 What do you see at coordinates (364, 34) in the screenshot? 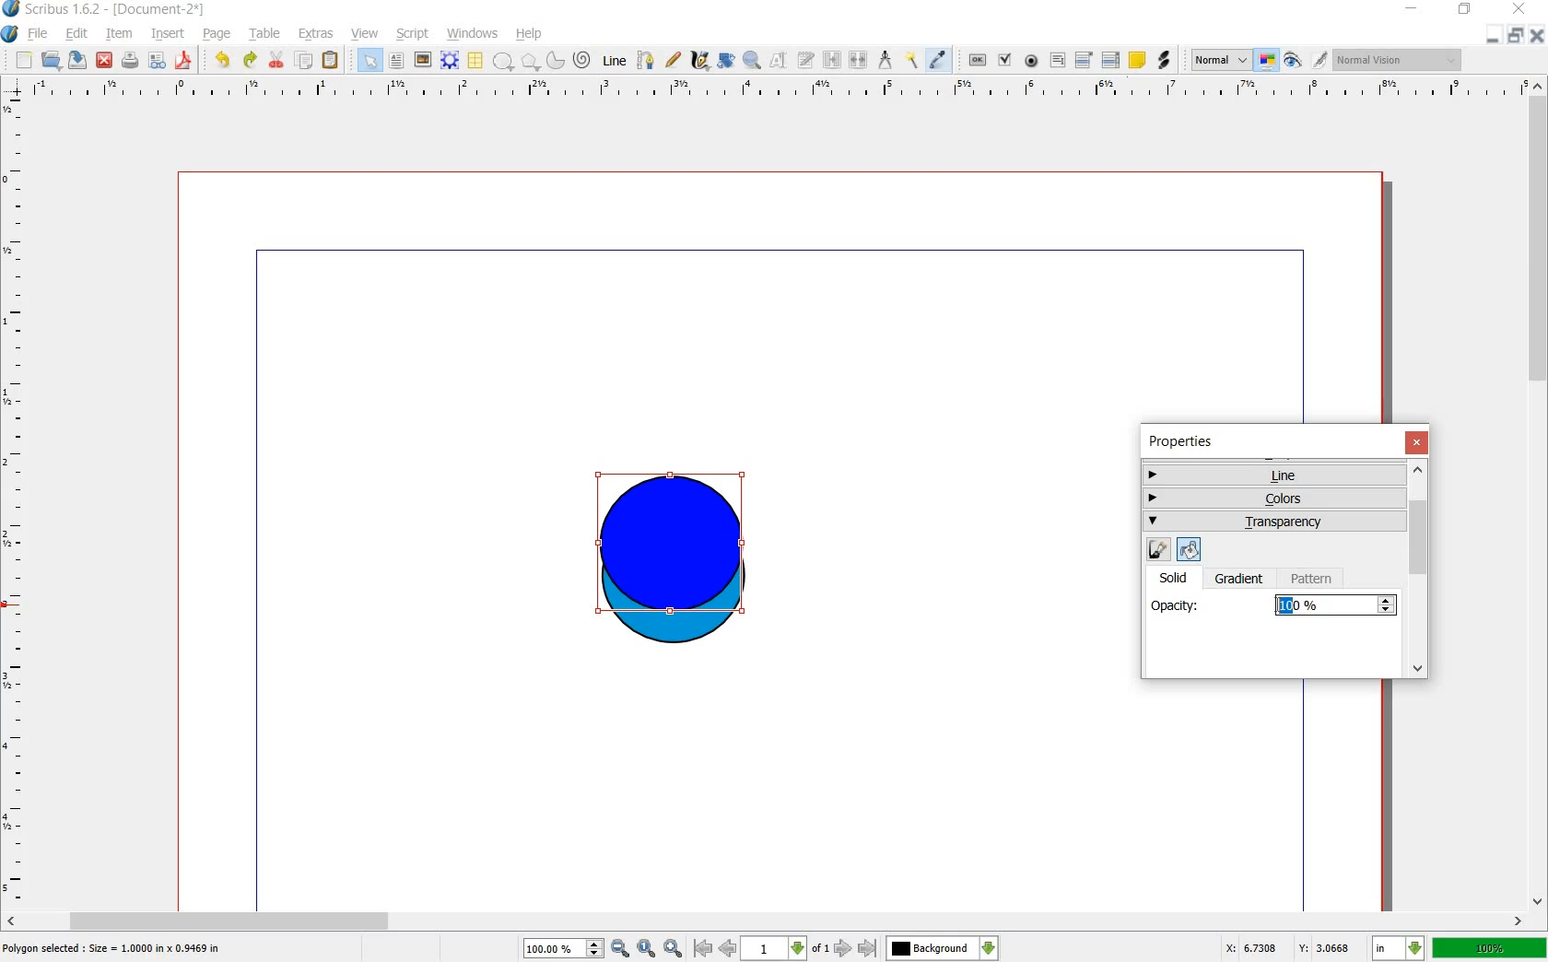
I see `view` at bounding box center [364, 34].